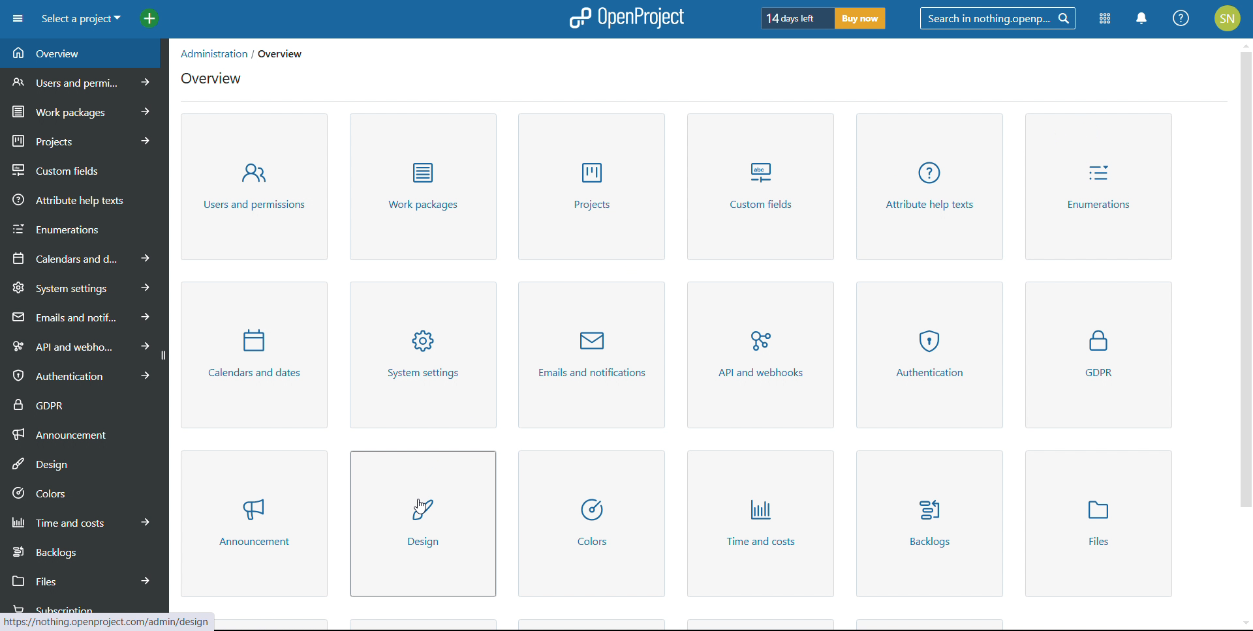  What do you see at coordinates (1230, 17) in the screenshot?
I see `SN` at bounding box center [1230, 17].